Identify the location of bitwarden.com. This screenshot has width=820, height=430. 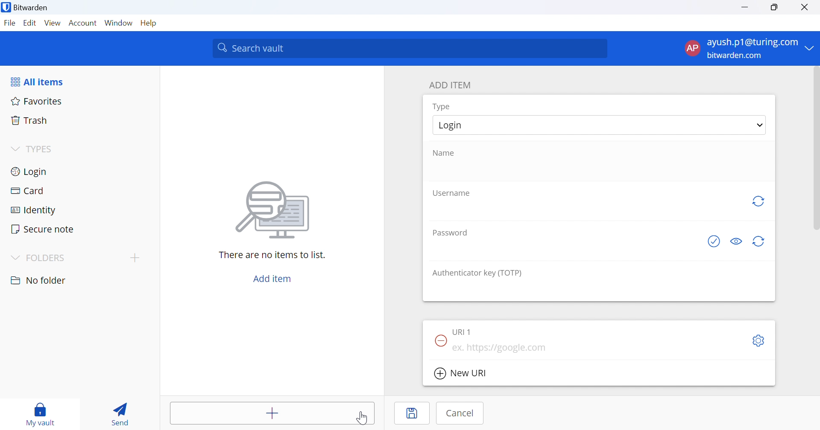
(735, 55).